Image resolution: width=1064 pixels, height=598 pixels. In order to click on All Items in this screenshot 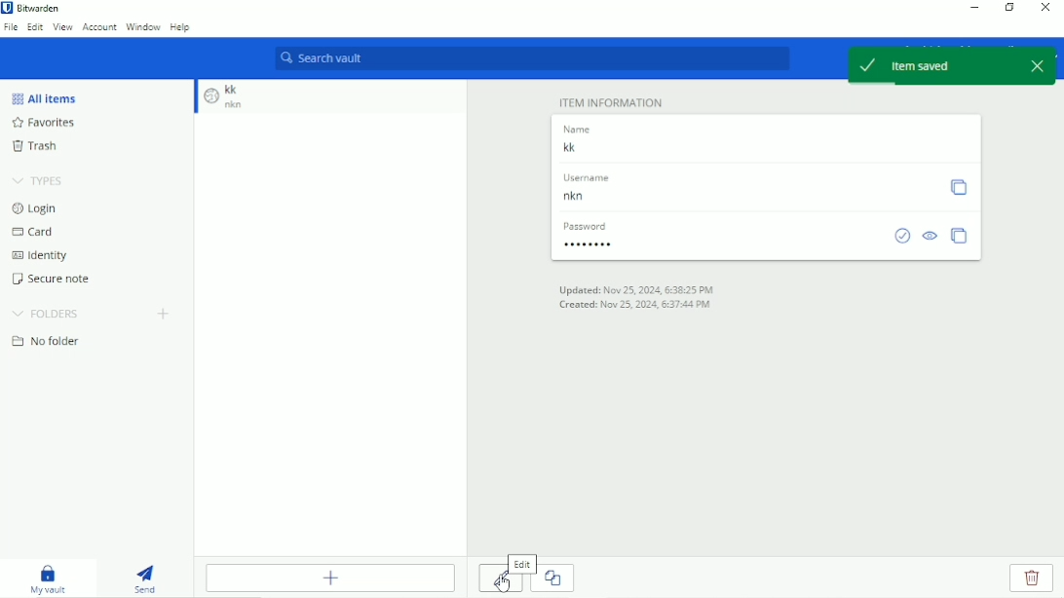, I will do `click(43, 98)`.